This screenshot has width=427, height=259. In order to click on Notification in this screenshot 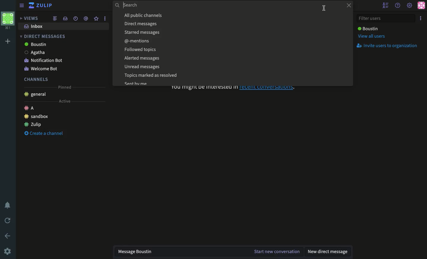, I will do `click(9, 205)`.